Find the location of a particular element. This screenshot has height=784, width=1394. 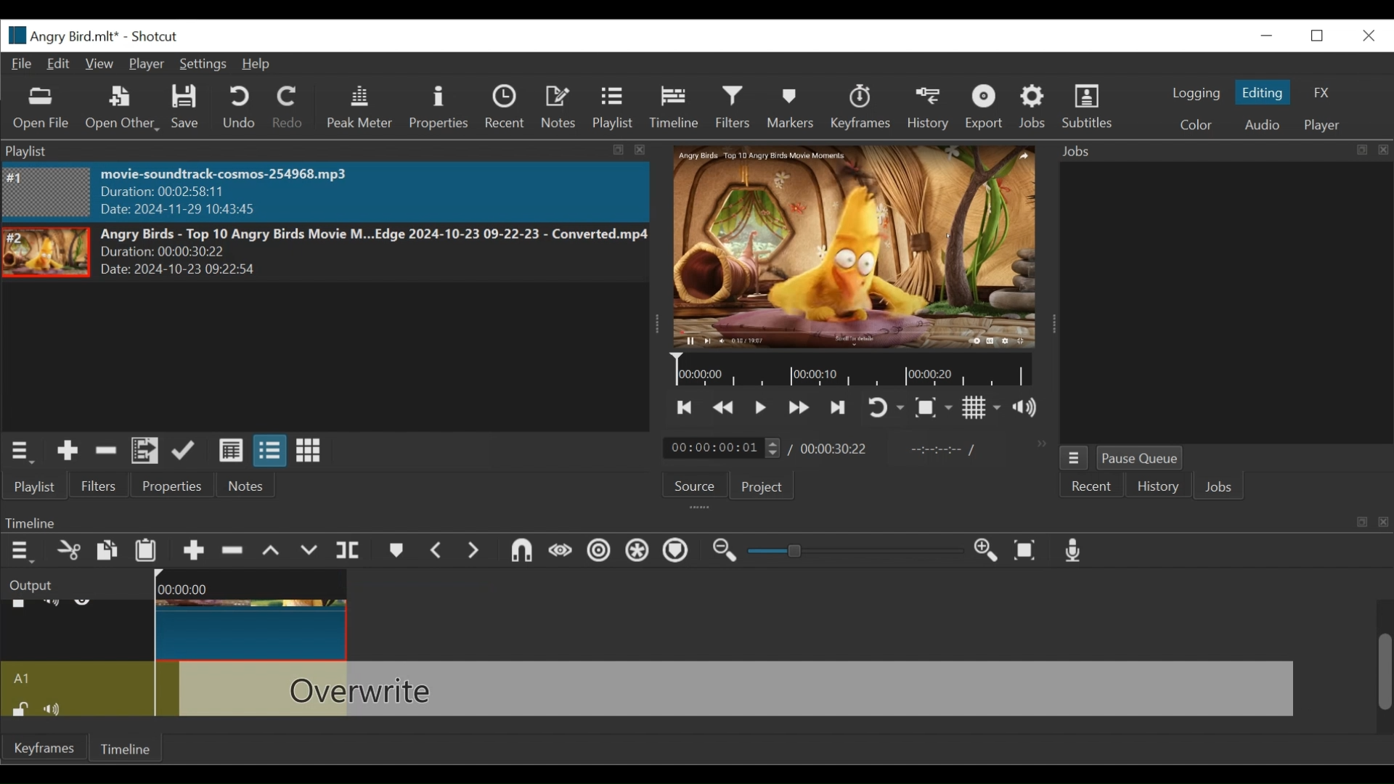

Toggle display grid on the player is located at coordinates (982, 409).